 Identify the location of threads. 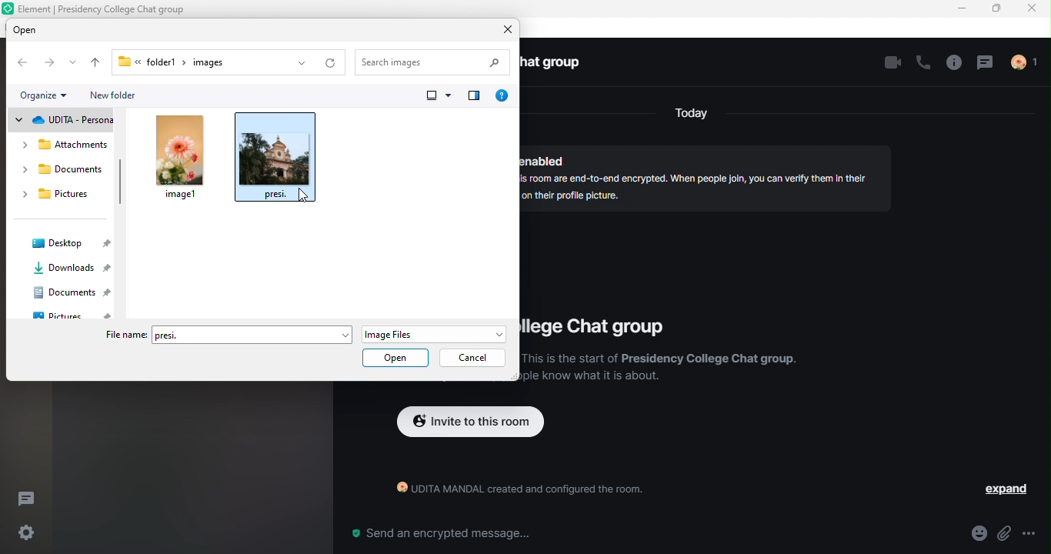
(32, 497).